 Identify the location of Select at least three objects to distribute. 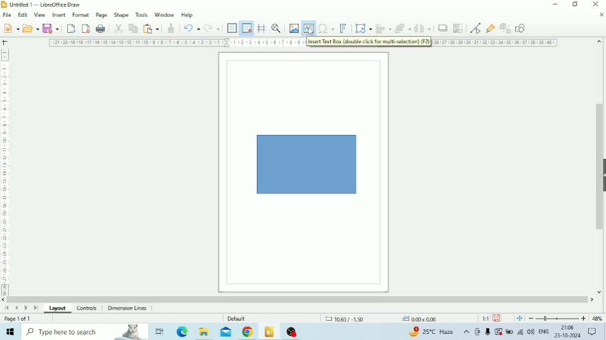
(423, 28).